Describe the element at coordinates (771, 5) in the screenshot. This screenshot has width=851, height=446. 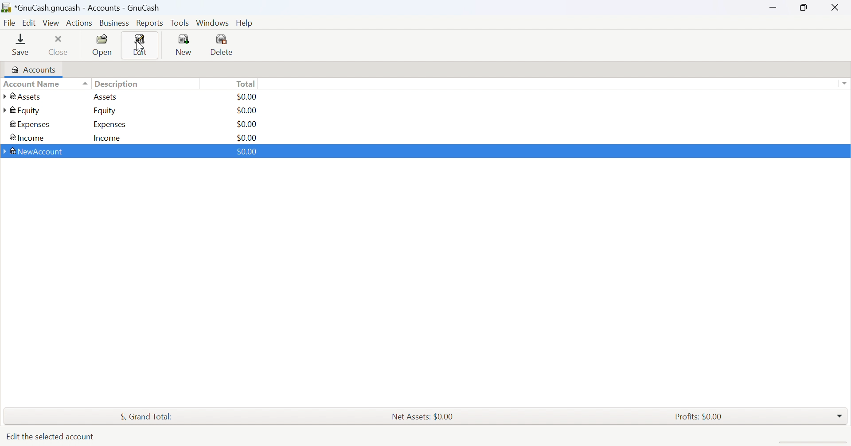
I see `Minimize` at that location.